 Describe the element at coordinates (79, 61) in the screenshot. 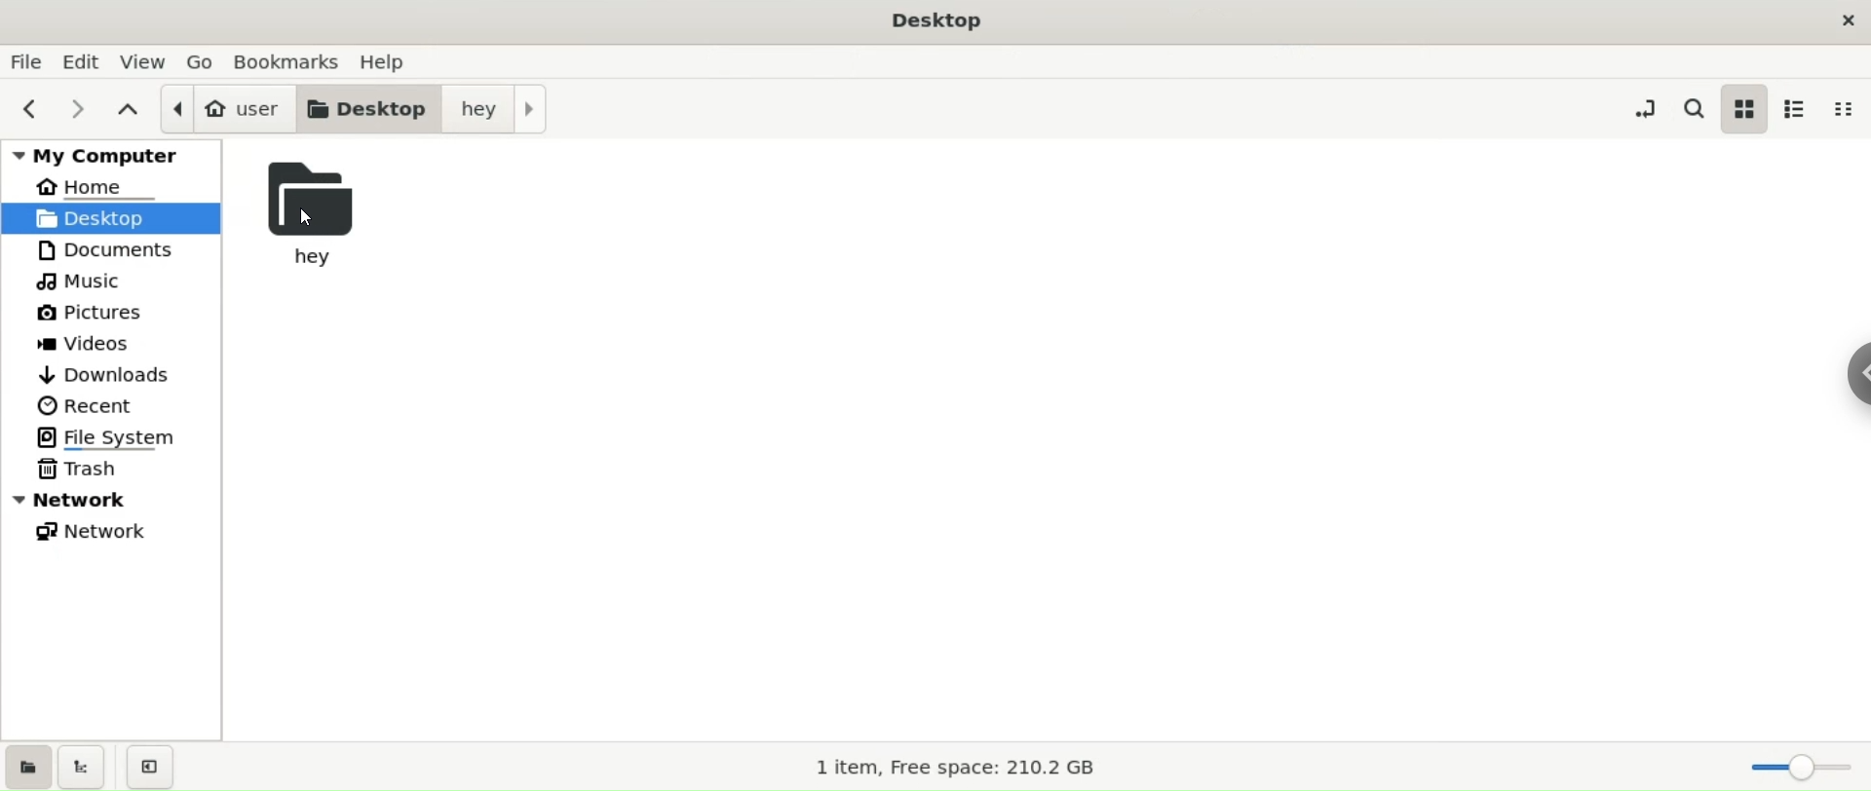

I see `edit` at that location.